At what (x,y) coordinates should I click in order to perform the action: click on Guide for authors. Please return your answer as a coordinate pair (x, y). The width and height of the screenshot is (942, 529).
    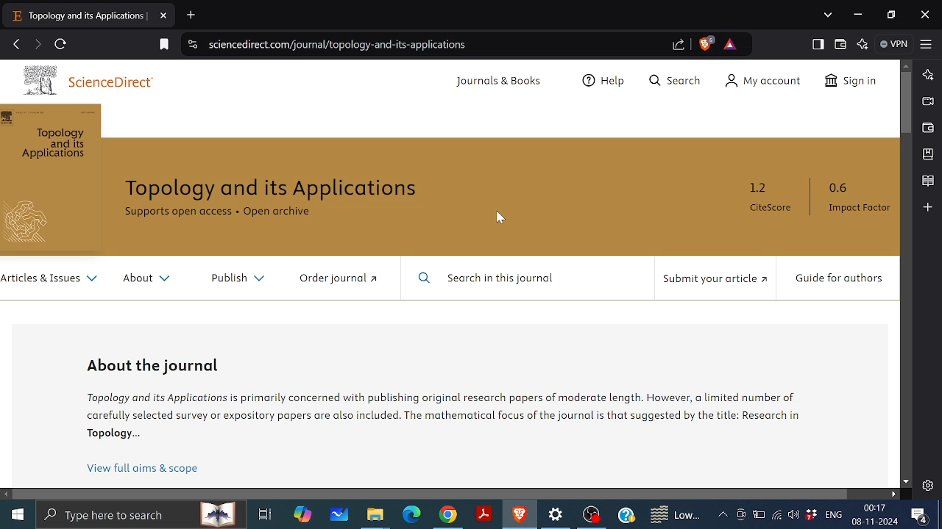
    Looking at the image, I should click on (844, 281).